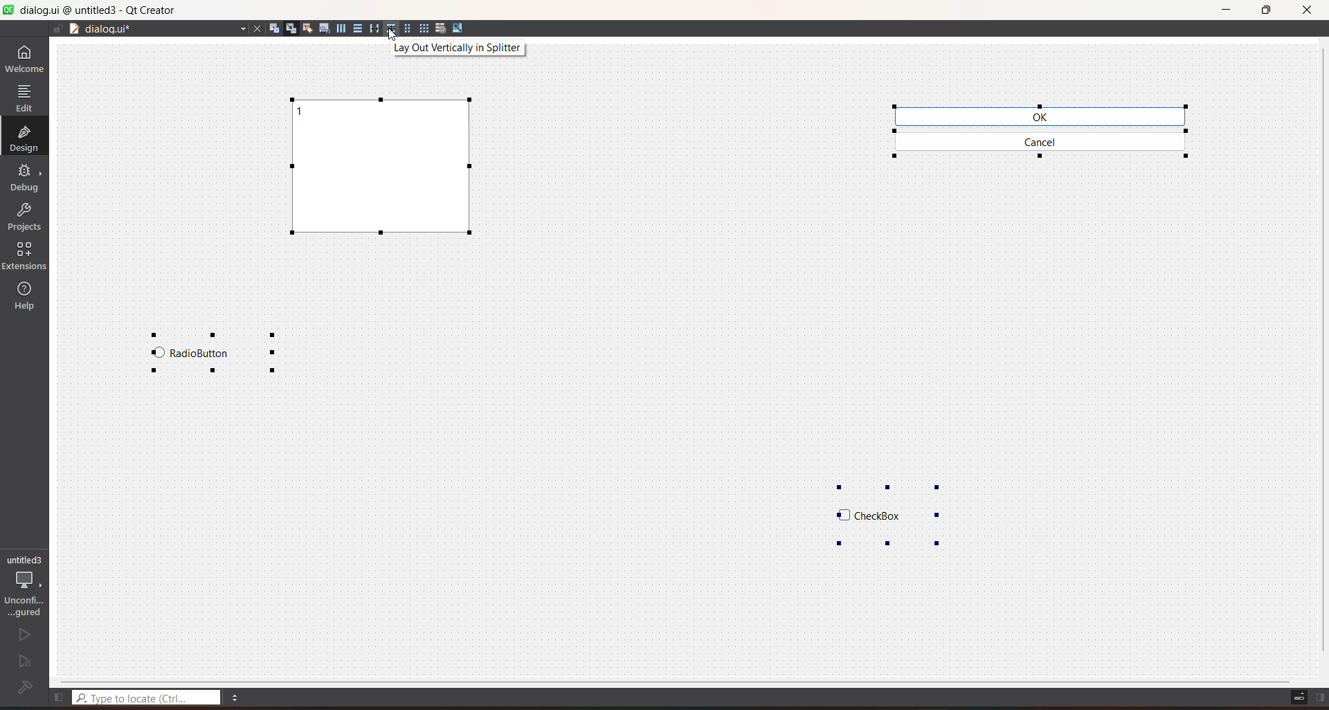  Describe the element at coordinates (1225, 12) in the screenshot. I see `minimize` at that location.